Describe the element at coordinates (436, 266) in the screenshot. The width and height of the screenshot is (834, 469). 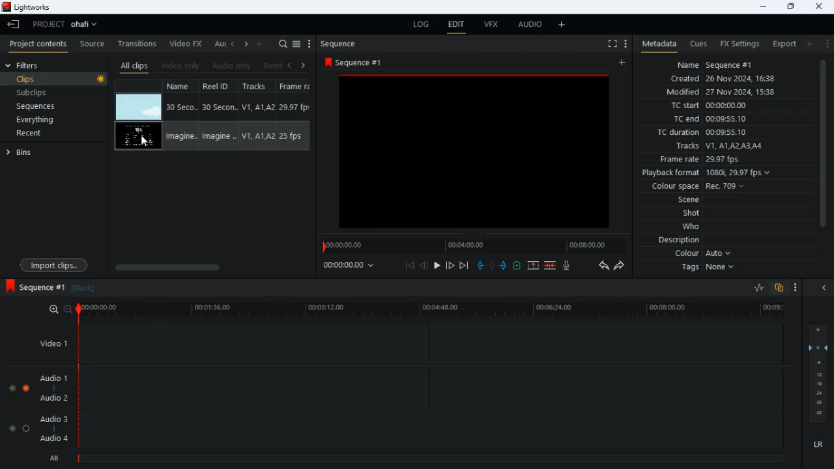
I see `play` at that location.